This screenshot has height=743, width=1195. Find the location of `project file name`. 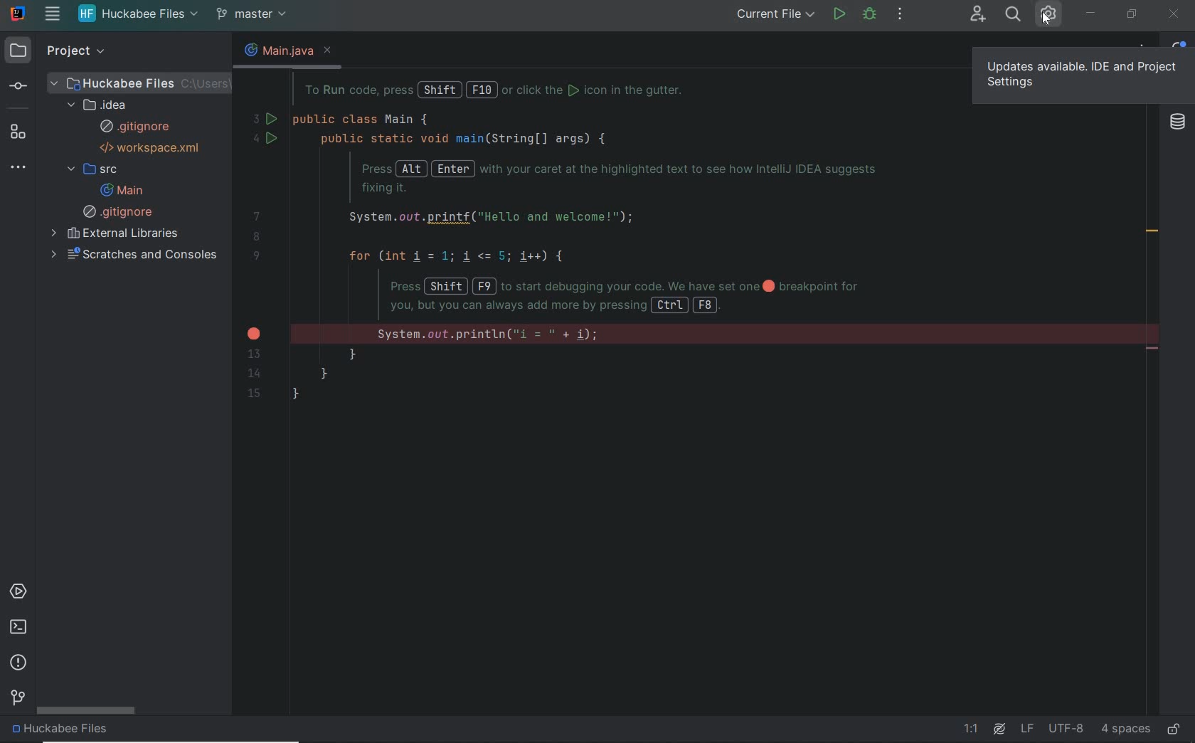

project file name is located at coordinates (141, 82).